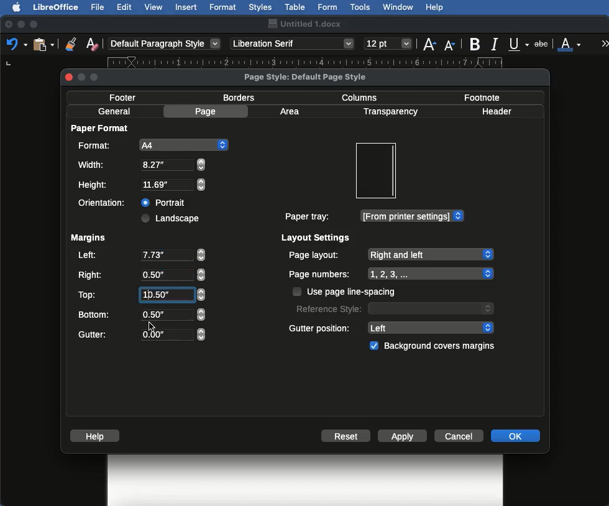 The image size is (609, 506). I want to click on Columns, so click(363, 96).